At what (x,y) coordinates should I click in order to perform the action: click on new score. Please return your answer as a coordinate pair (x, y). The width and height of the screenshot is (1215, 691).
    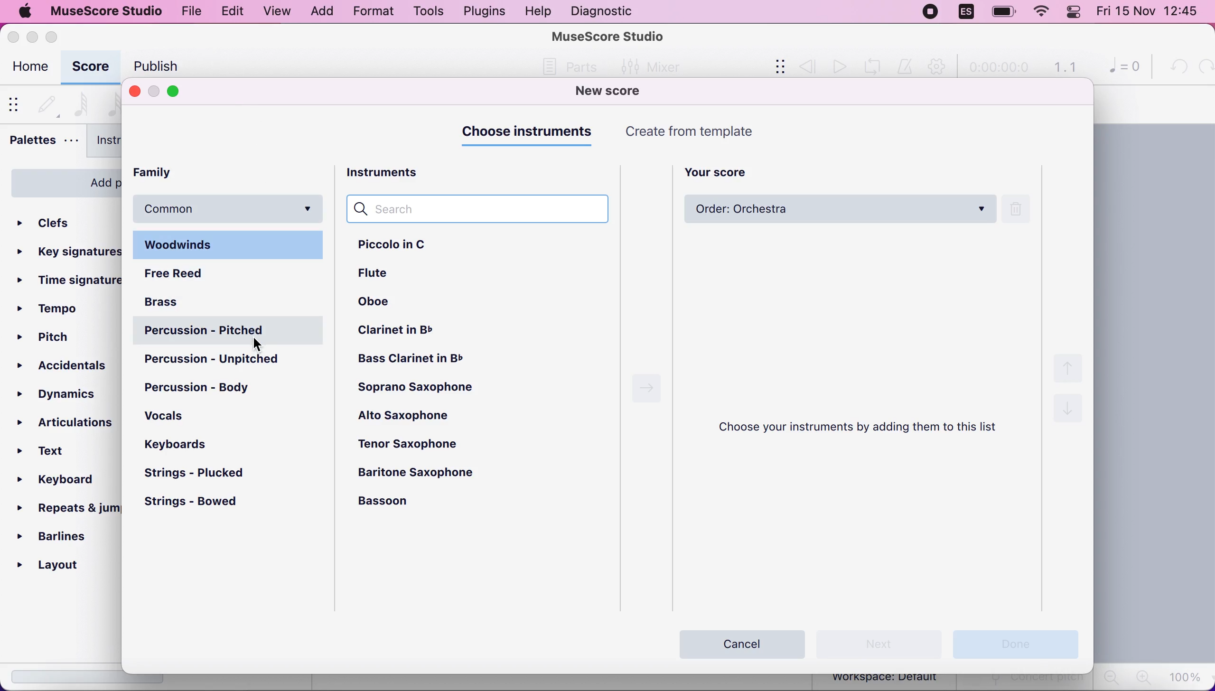
    Looking at the image, I should click on (621, 92).